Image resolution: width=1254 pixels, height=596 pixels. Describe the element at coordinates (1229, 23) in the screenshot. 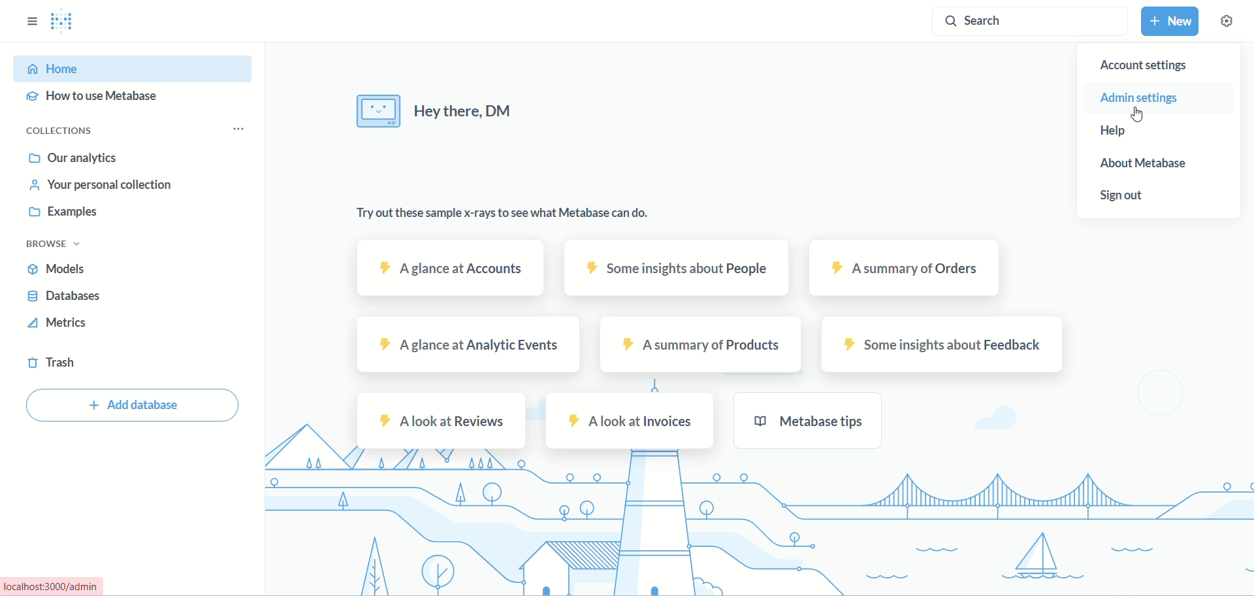

I see `settings` at that location.